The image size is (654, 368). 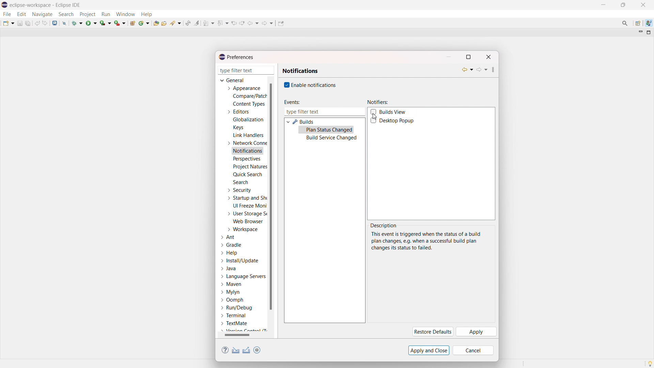 I want to click on notifiers, so click(x=378, y=102).